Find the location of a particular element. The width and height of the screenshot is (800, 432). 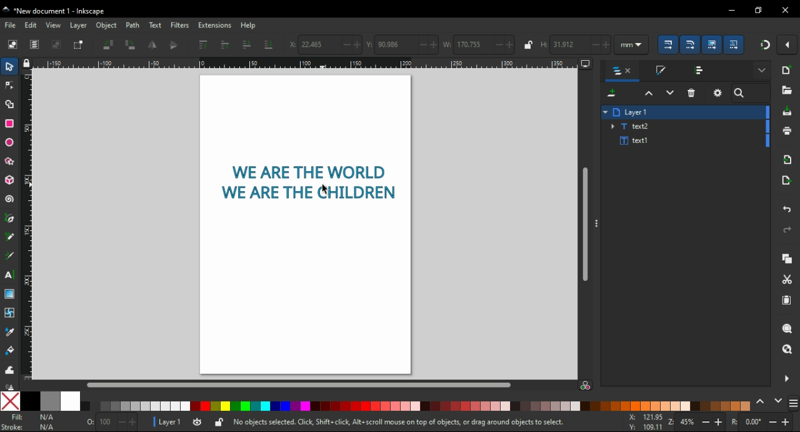

file is located at coordinates (10, 24).